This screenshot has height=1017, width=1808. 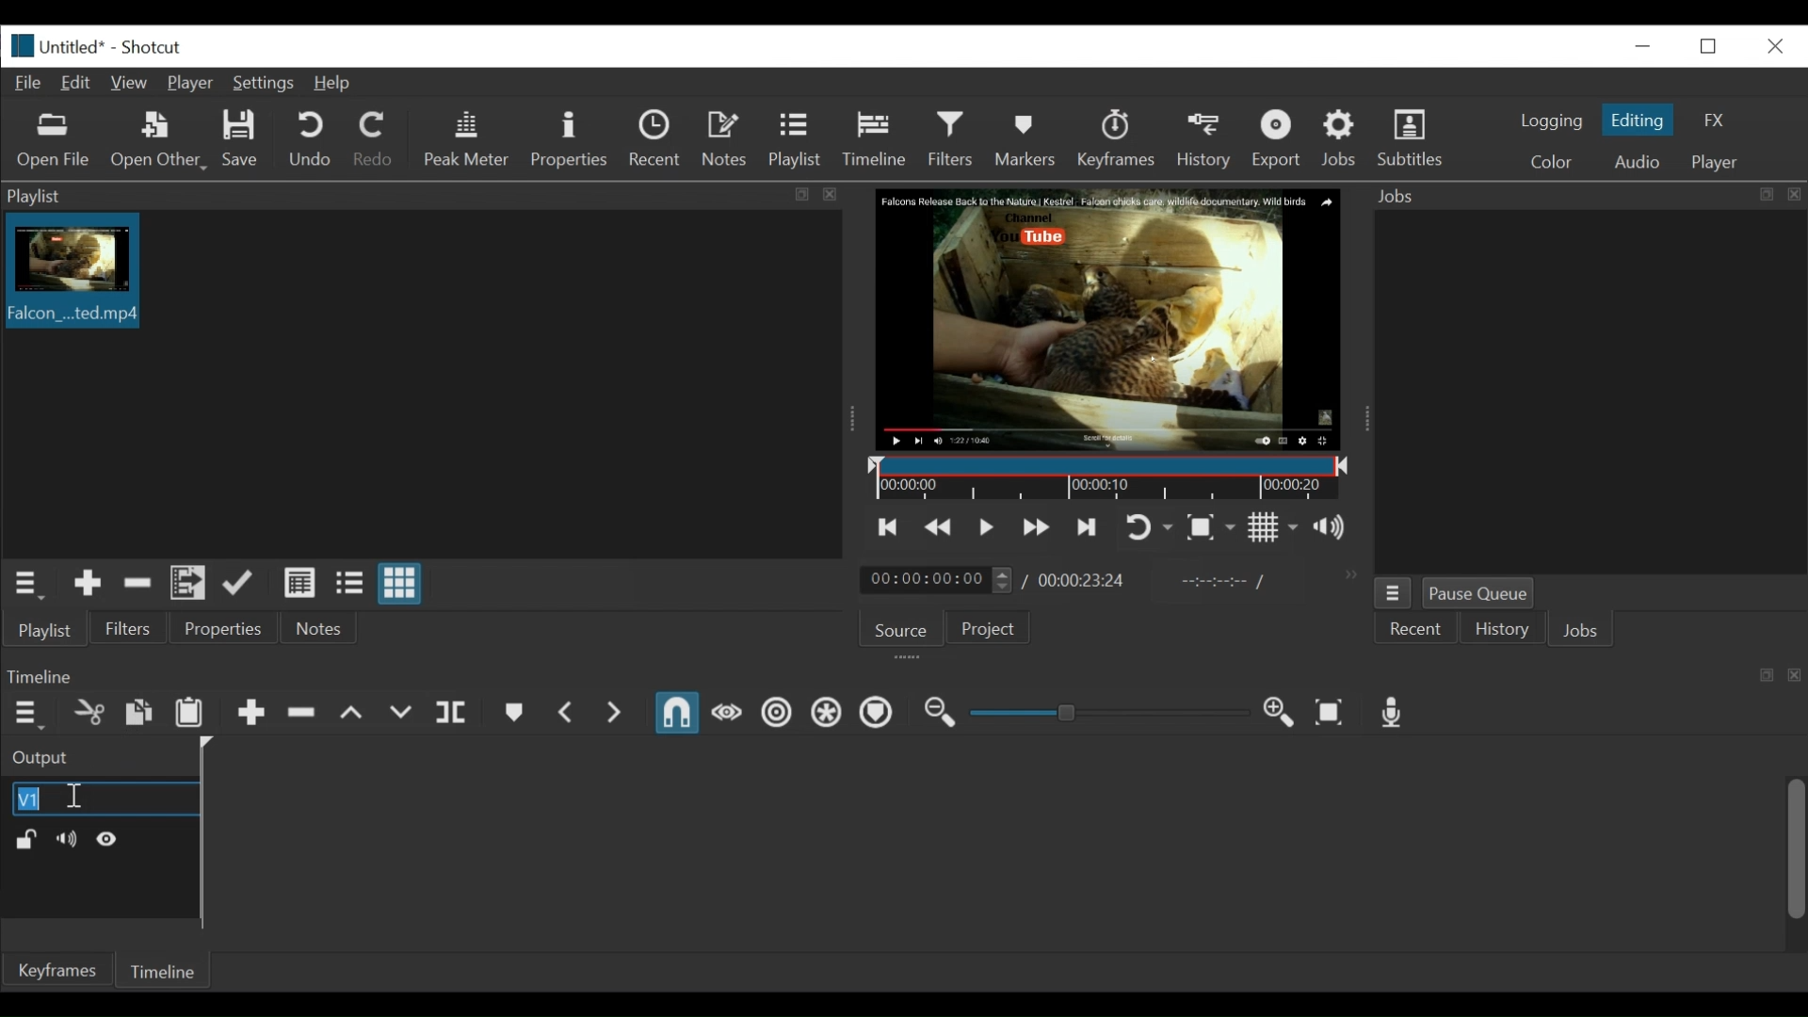 I want to click on Properties, so click(x=569, y=138).